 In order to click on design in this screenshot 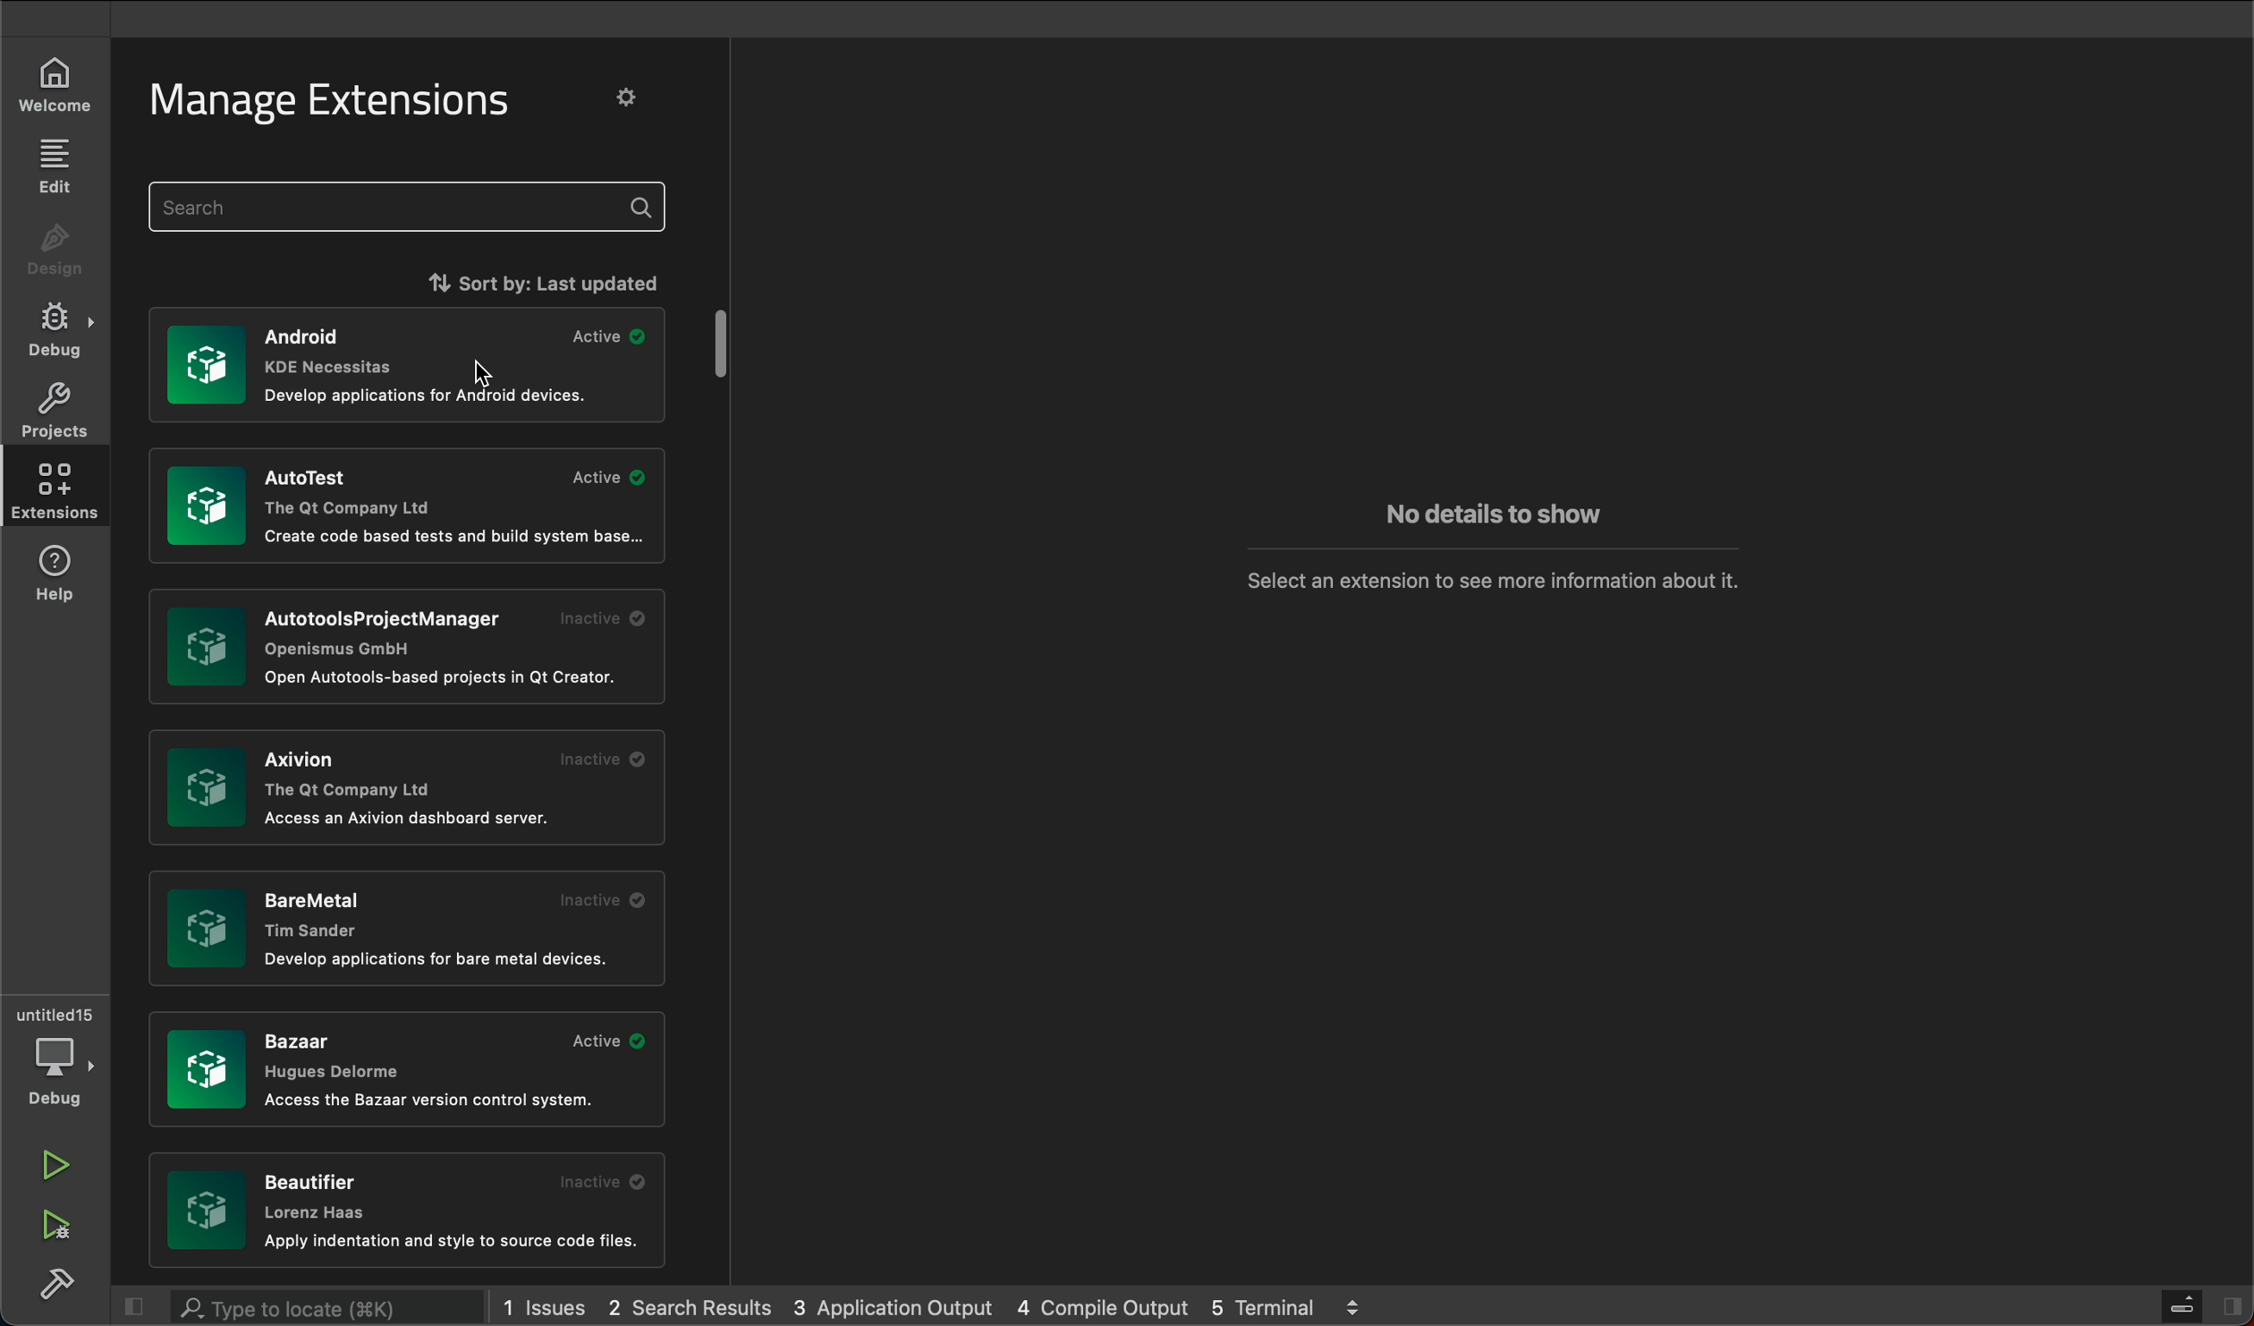, I will do `click(53, 252)`.